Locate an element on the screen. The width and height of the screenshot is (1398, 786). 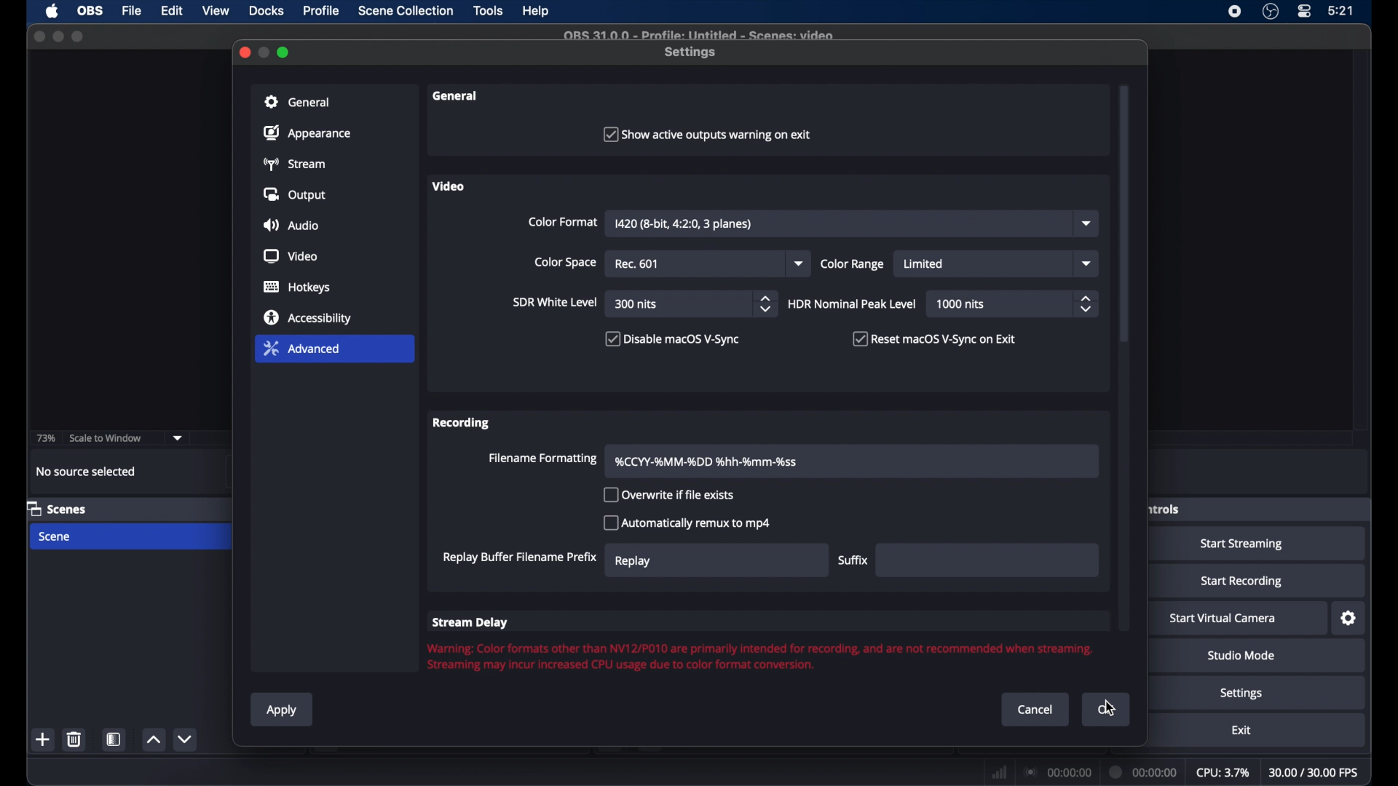
decrement is located at coordinates (187, 739).